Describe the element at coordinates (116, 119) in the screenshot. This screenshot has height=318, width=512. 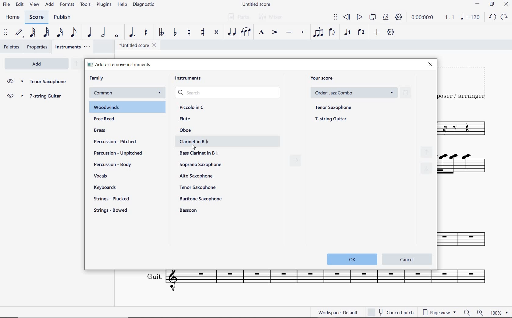
I see `free reed` at that location.